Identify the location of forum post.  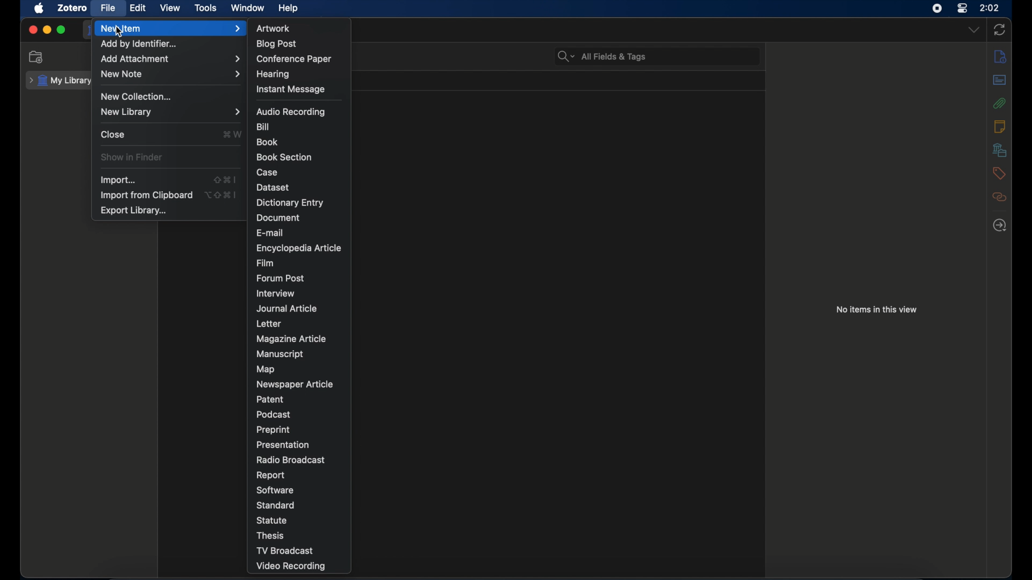
(280, 278).